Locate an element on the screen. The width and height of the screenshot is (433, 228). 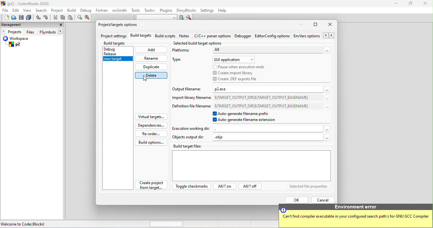
build targets is located at coordinates (120, 43).